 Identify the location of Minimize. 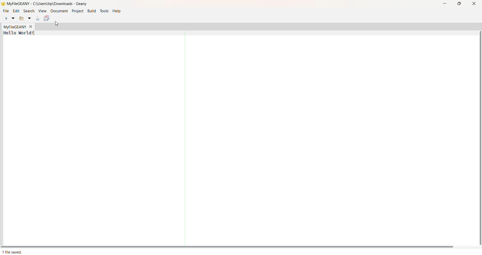
(445, 4).